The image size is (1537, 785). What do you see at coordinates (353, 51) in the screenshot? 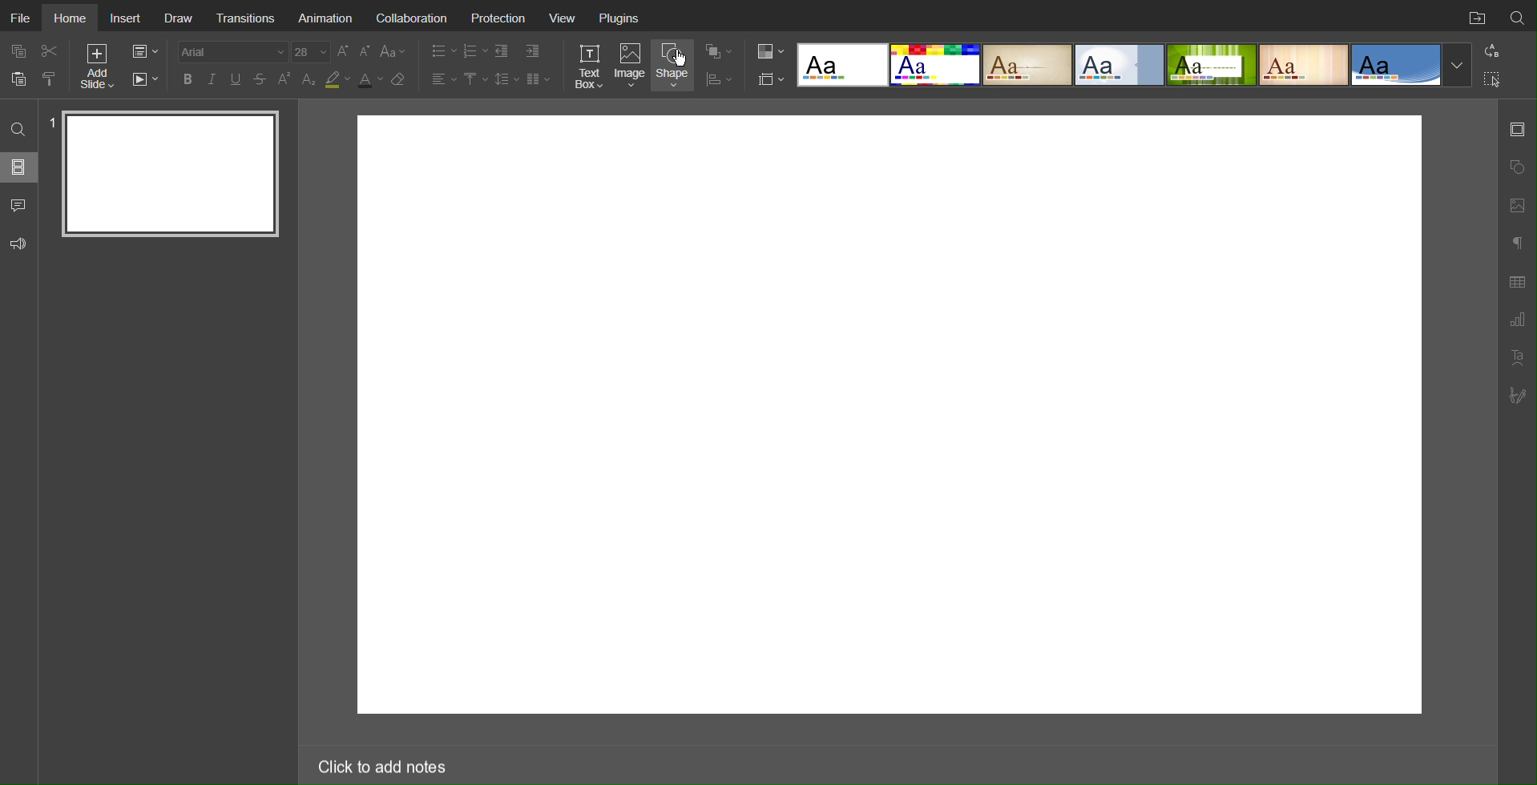
I see `Font Size` at bounding box center [353, 51].